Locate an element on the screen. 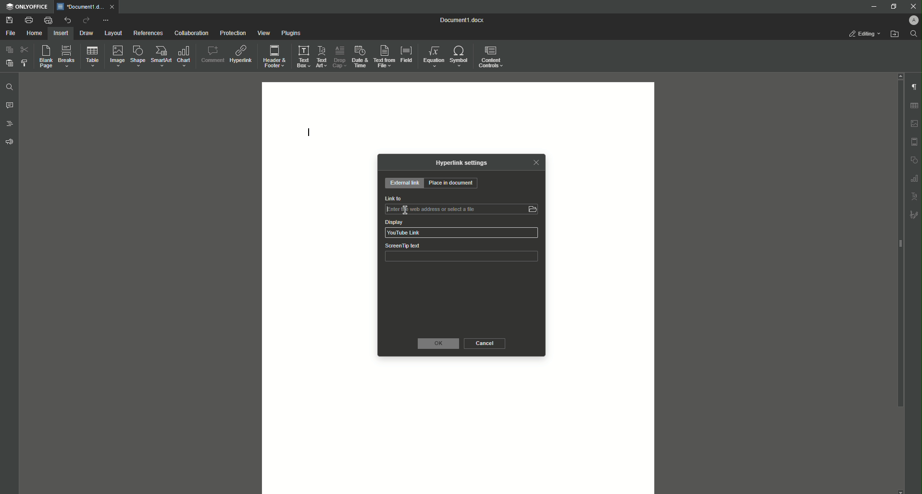 This screenshot has height=494, width=922. Chart is located at coordinates (183, 57).